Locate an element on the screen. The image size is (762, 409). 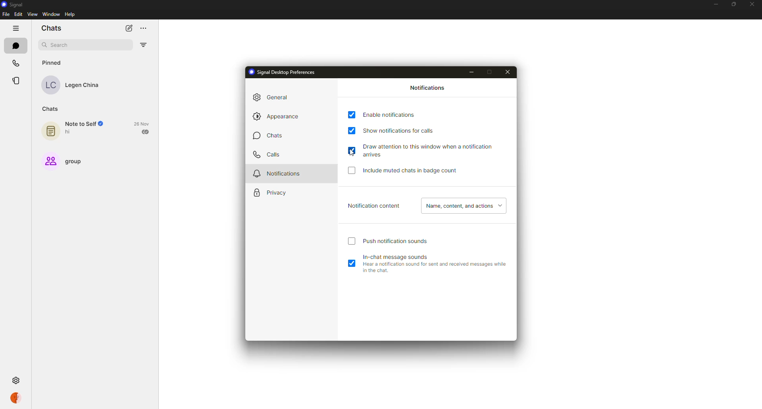
close is located at coordinates (751, 4).